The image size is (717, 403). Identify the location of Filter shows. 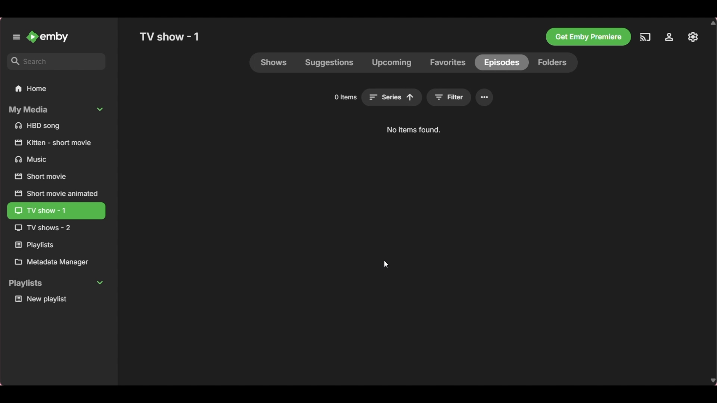
(449, 97).